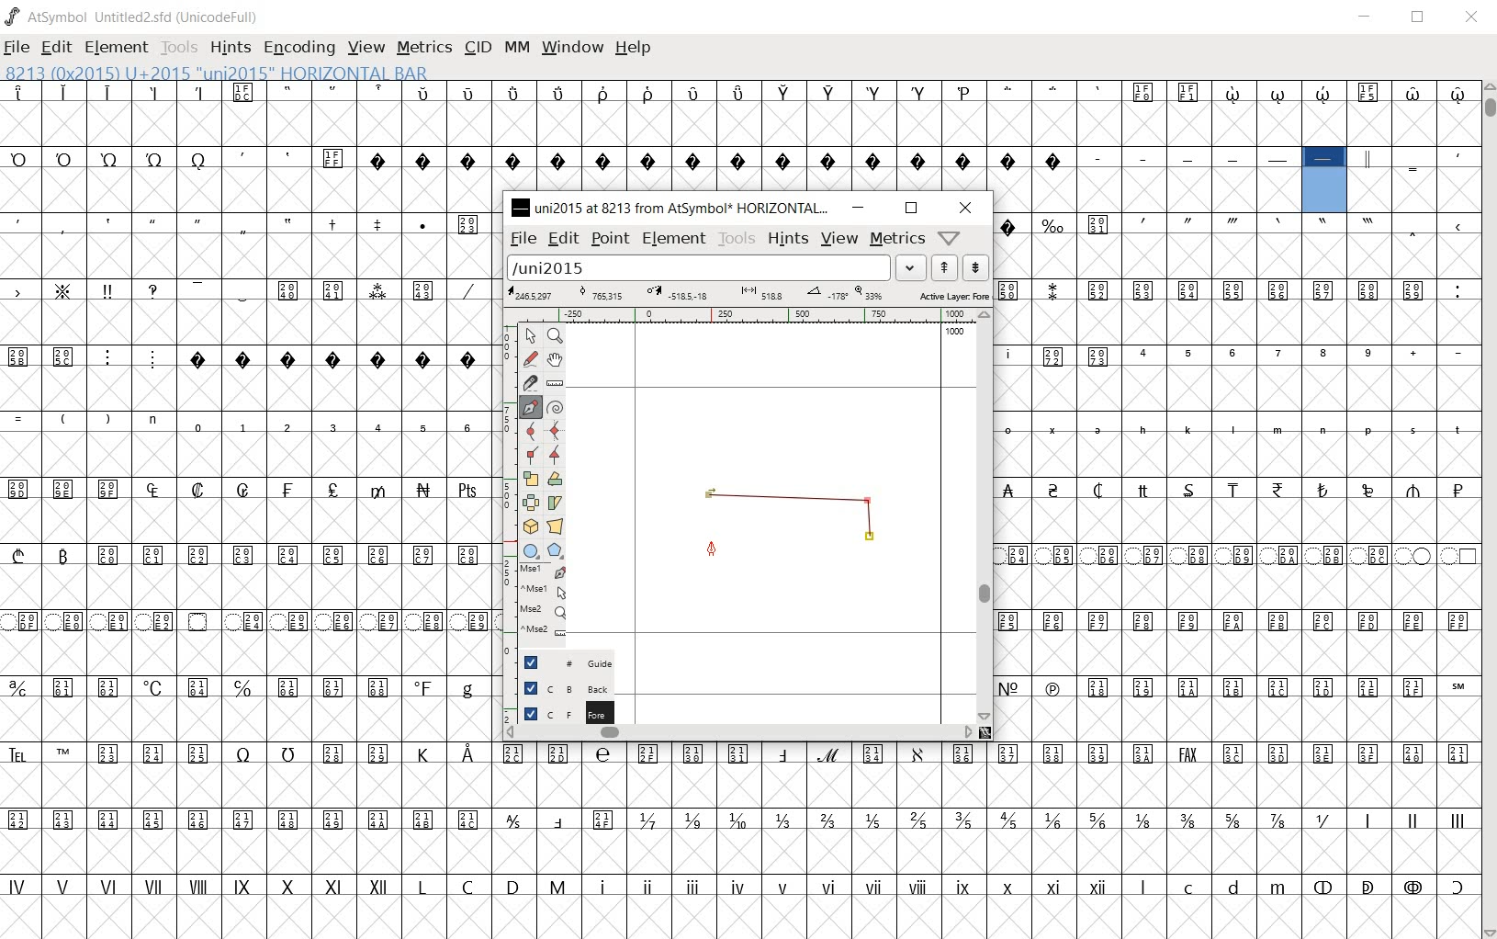 The height and width of the screenshot is (939, 1497). I want to click on CLOSE, so click(1473, 20).